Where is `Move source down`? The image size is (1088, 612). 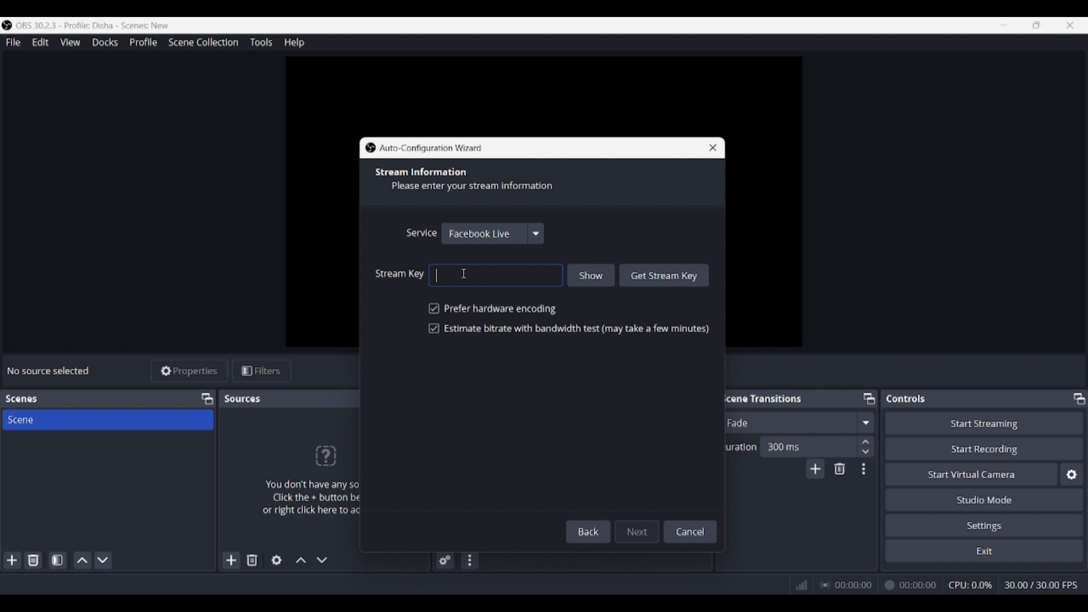
Move source down is located at coordinates (322, 560).